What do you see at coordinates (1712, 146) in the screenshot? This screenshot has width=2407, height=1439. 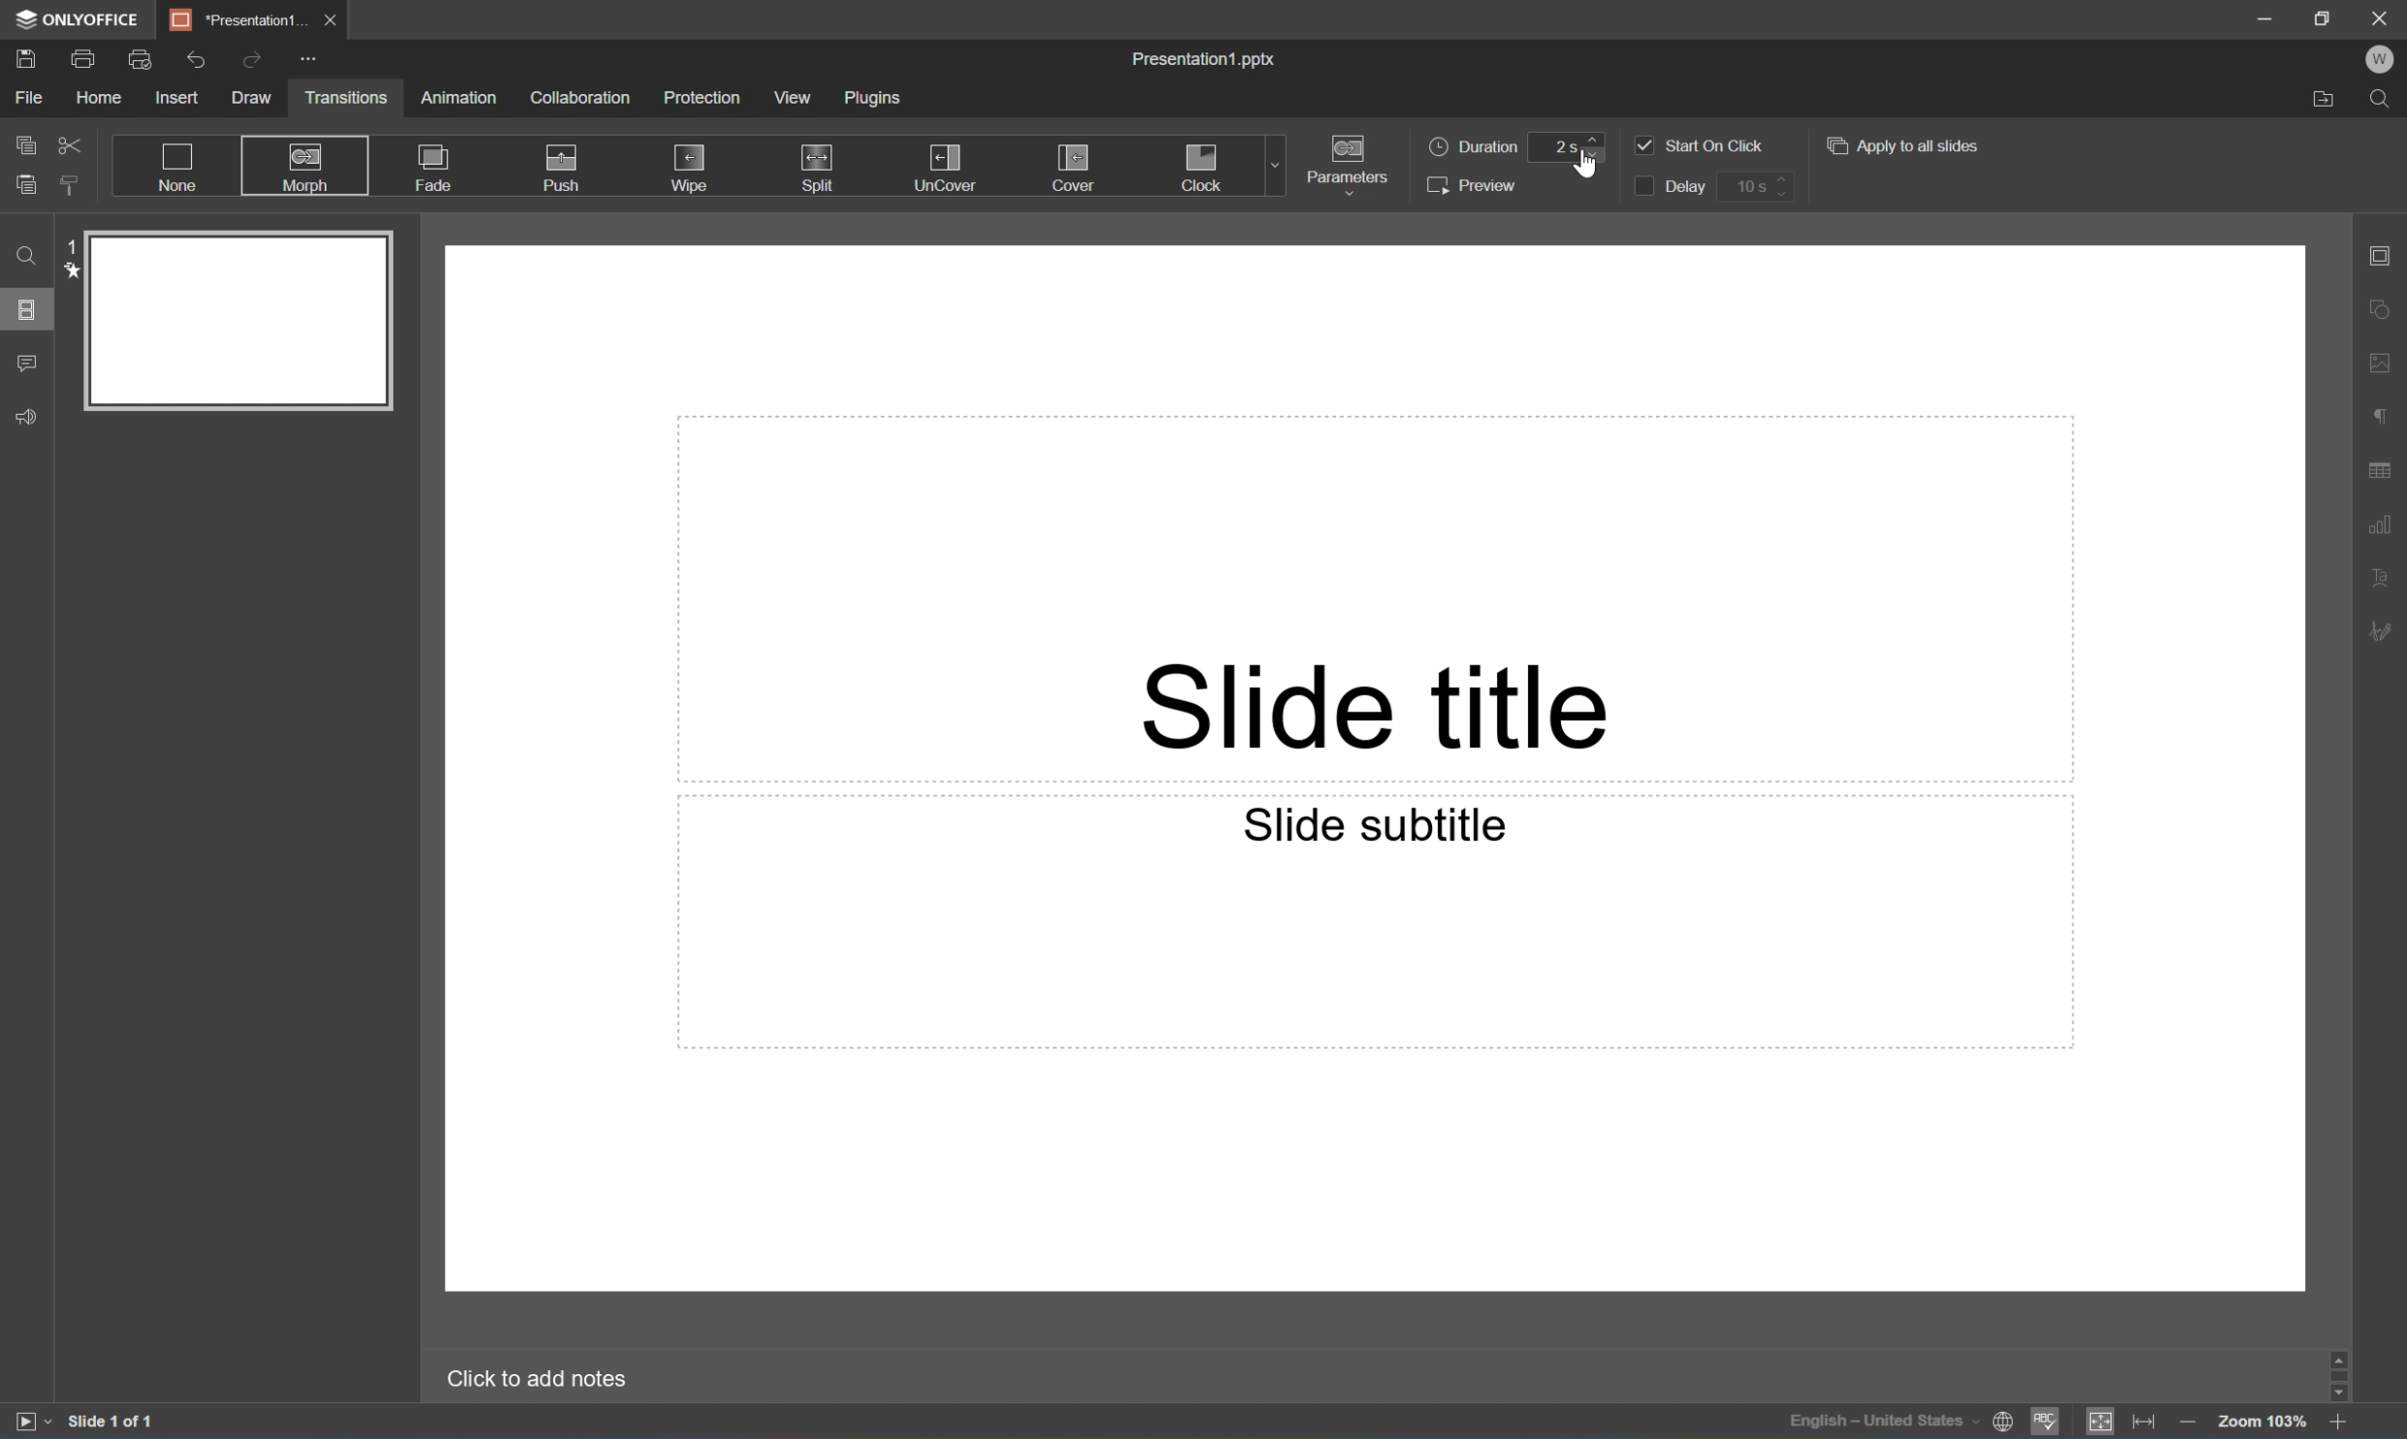 I see `Start on click` at bounding box center [1712, 146].